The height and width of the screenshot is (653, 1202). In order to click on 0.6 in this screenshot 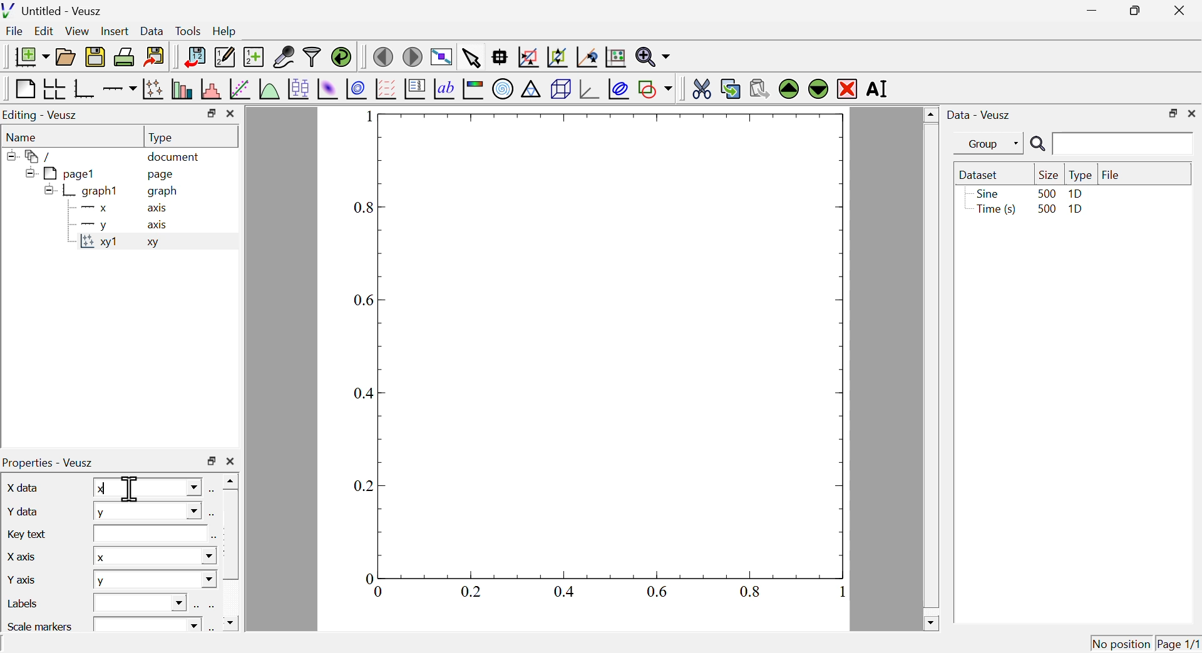, I will do `click(366, 300)`.